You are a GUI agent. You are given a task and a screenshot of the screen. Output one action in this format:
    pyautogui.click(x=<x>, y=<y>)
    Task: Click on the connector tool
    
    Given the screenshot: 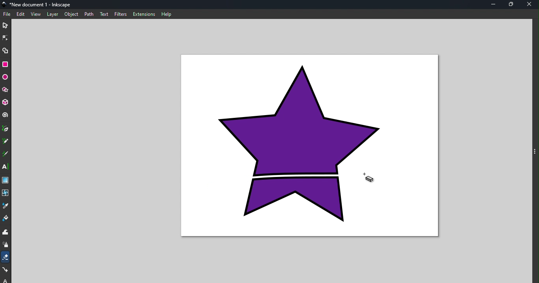 What is the action you would take?
    pyautogui.click(x=6, y=270)
    